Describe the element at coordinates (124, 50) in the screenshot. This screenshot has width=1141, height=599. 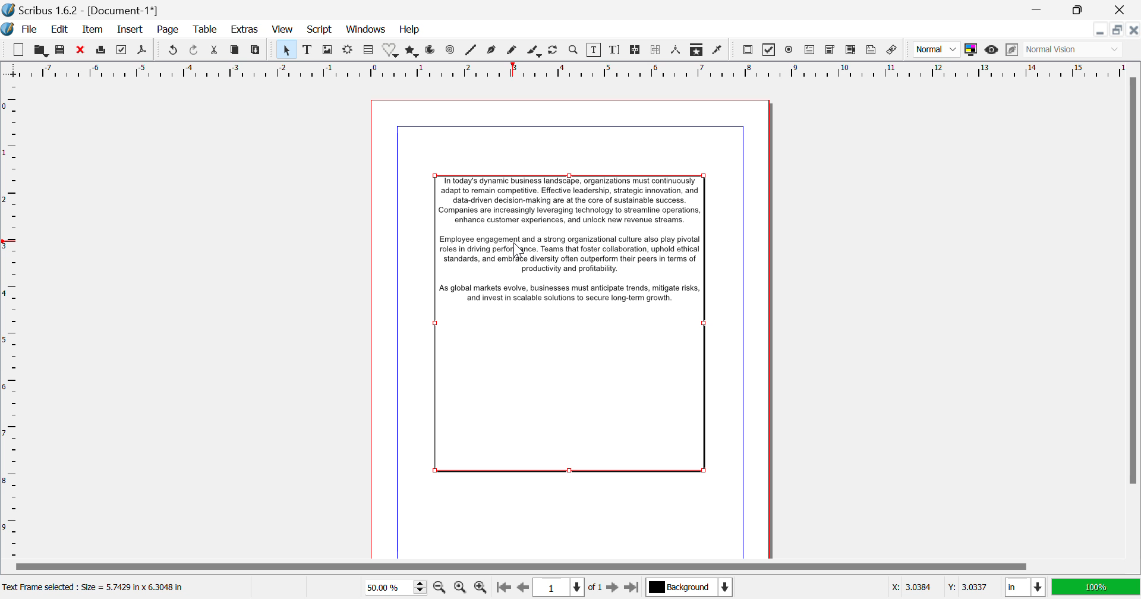
I see `Preflight Verifier` at that location.